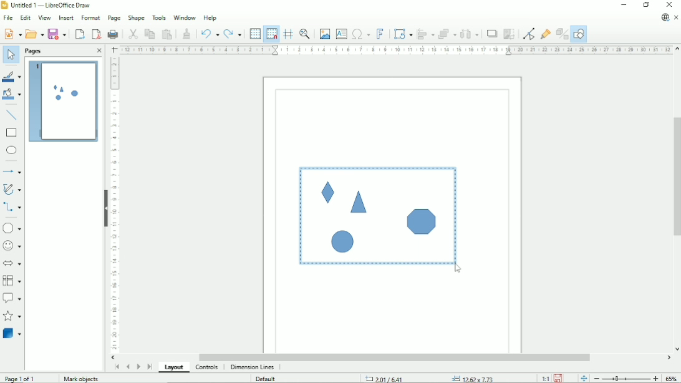  What do you see at coordinates (669, 357) in the screenshot?
I see `Horizontal scroll button` at bounding box center [669, 357].